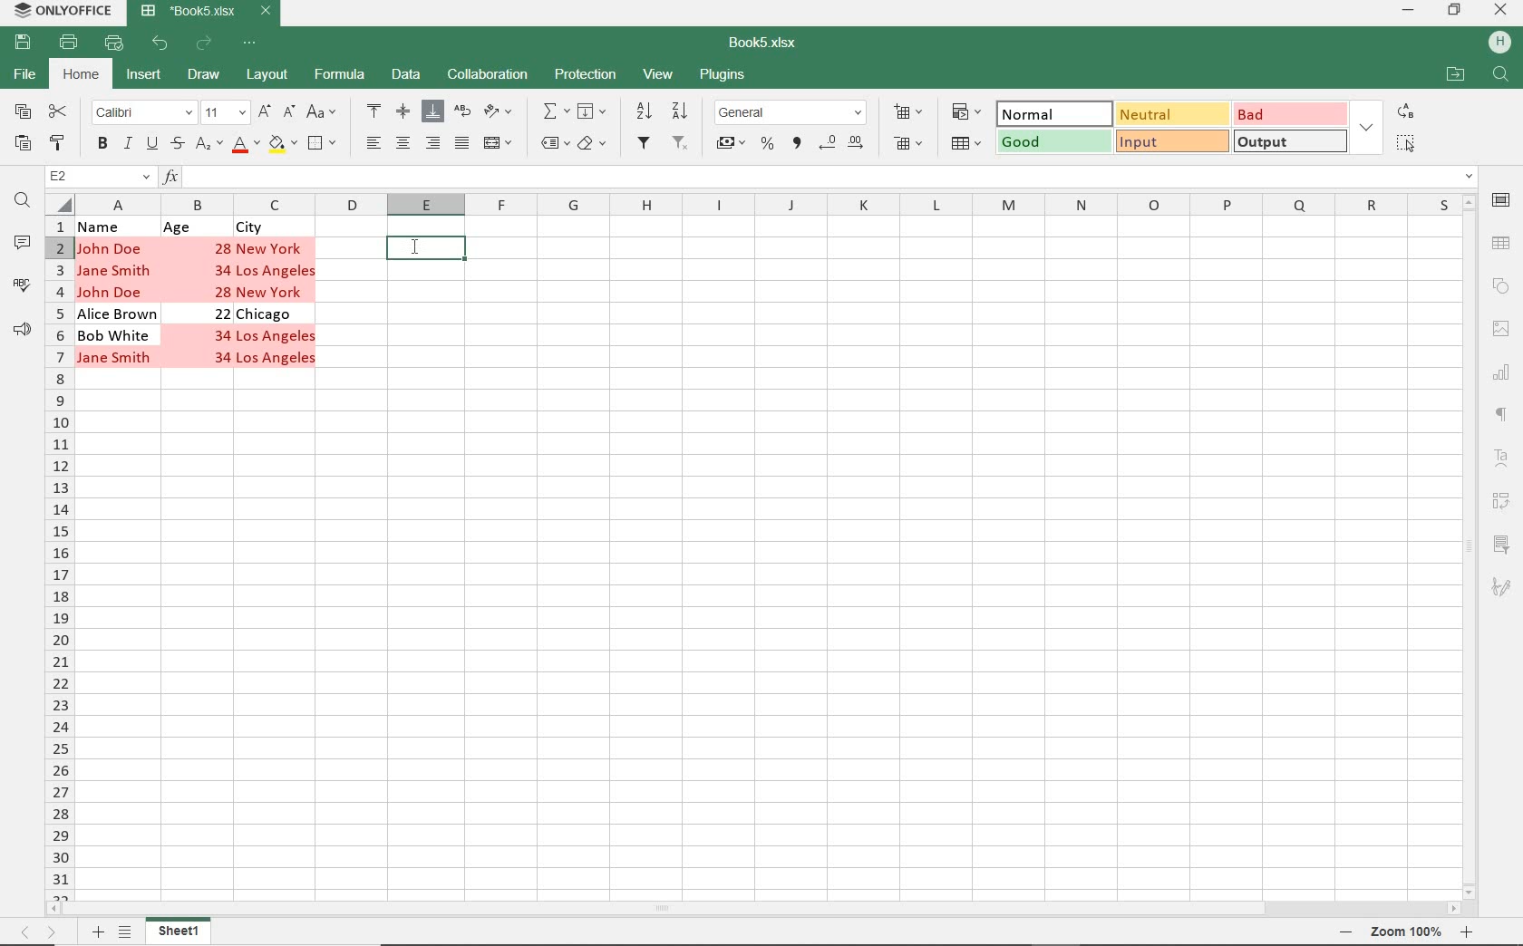 The image size is (1523, 946). Describe the element at coordinates (219, 337) in the screenshot. I see `34` at that location.